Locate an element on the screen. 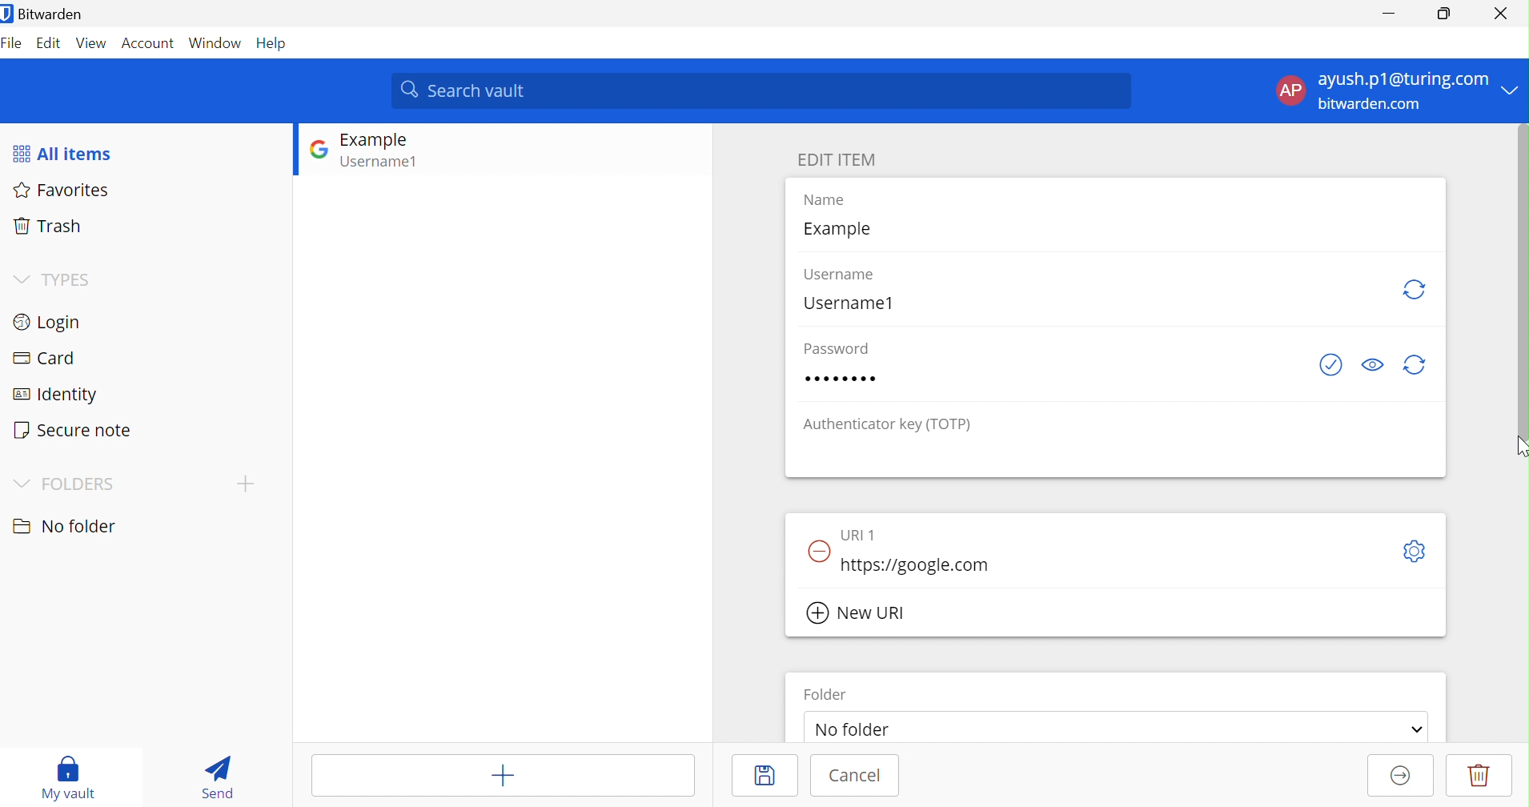 The height and width of the screenshot is (807, 1529). ACCOUNT OPTIONS is located at coordinates (1384, 91).